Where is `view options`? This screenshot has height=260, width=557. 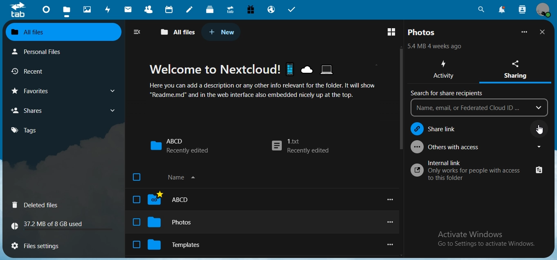 view options is located at coordinates (392, 201).